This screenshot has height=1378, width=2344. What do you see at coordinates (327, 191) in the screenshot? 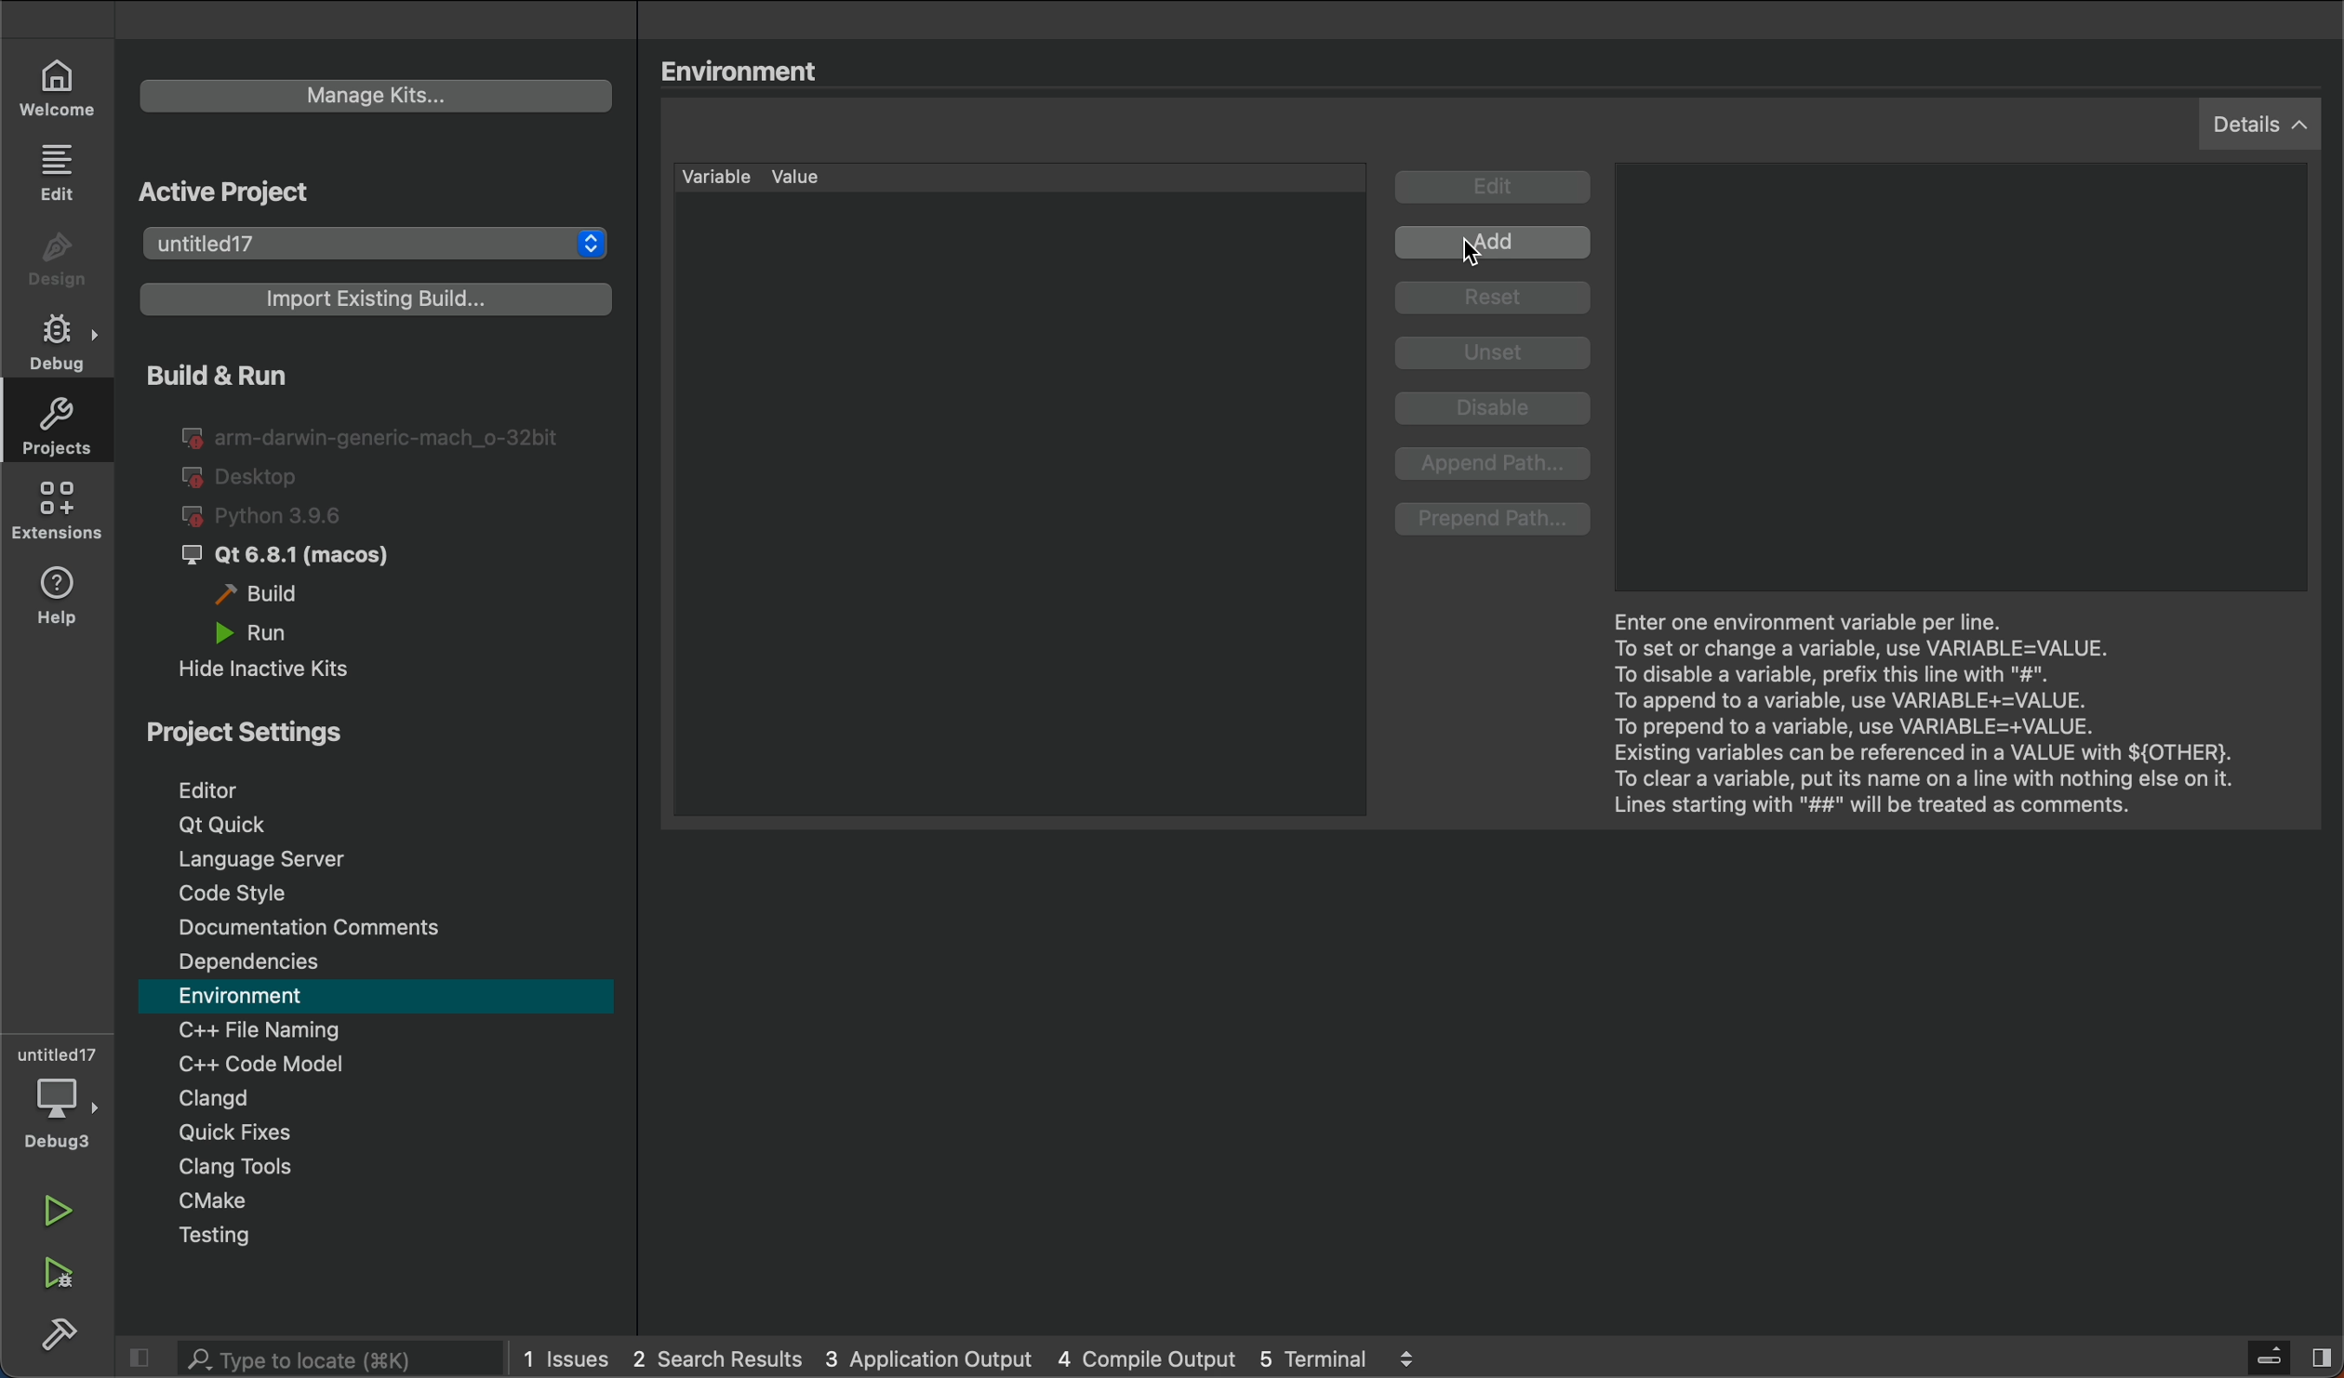
I see `Active Project` at bounding box center [327, 191].